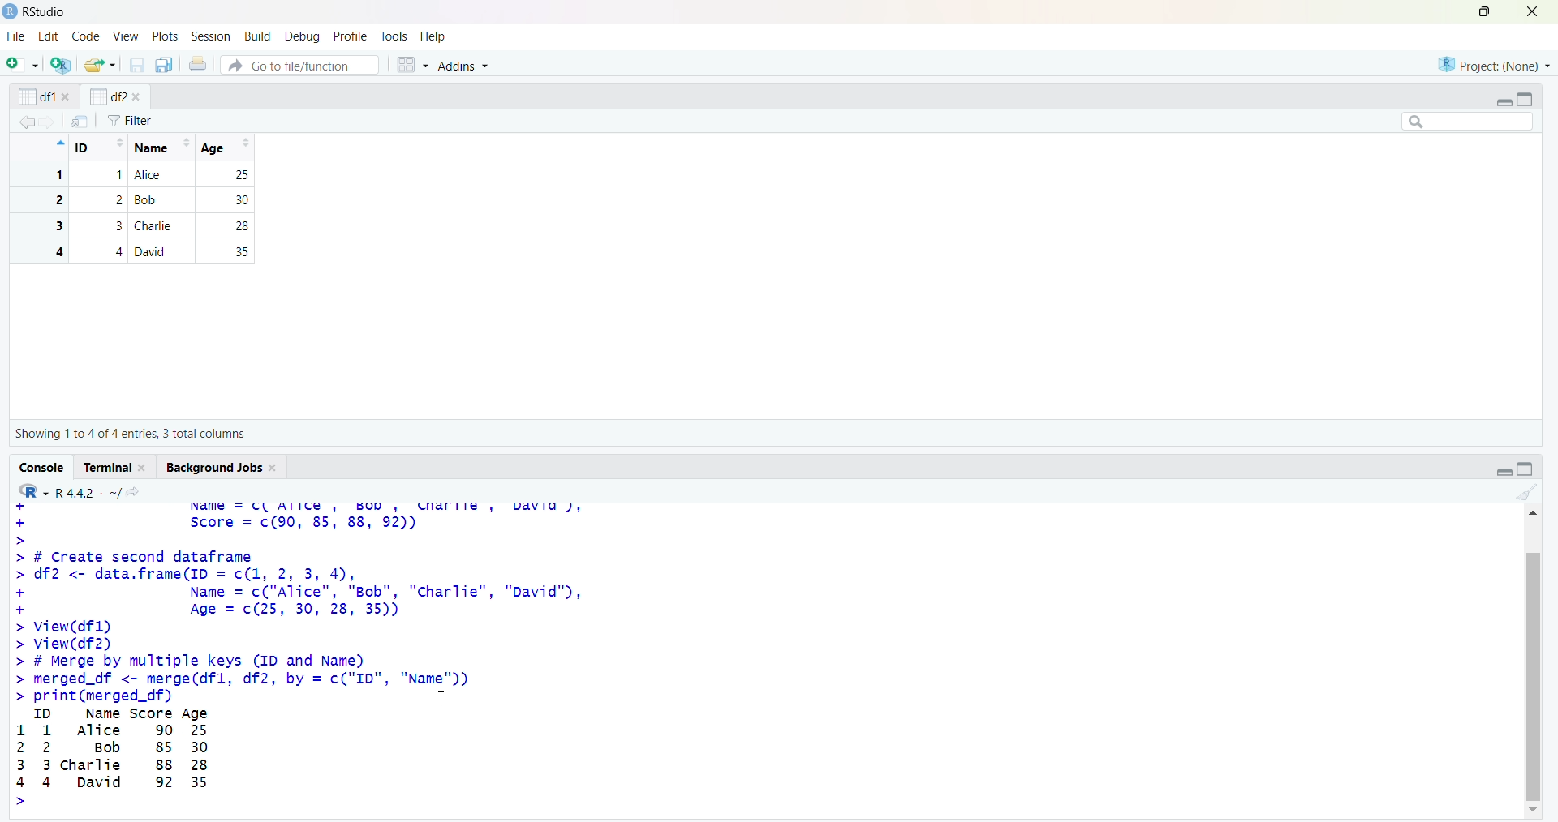  I want to click on logo, so click(11, 12).